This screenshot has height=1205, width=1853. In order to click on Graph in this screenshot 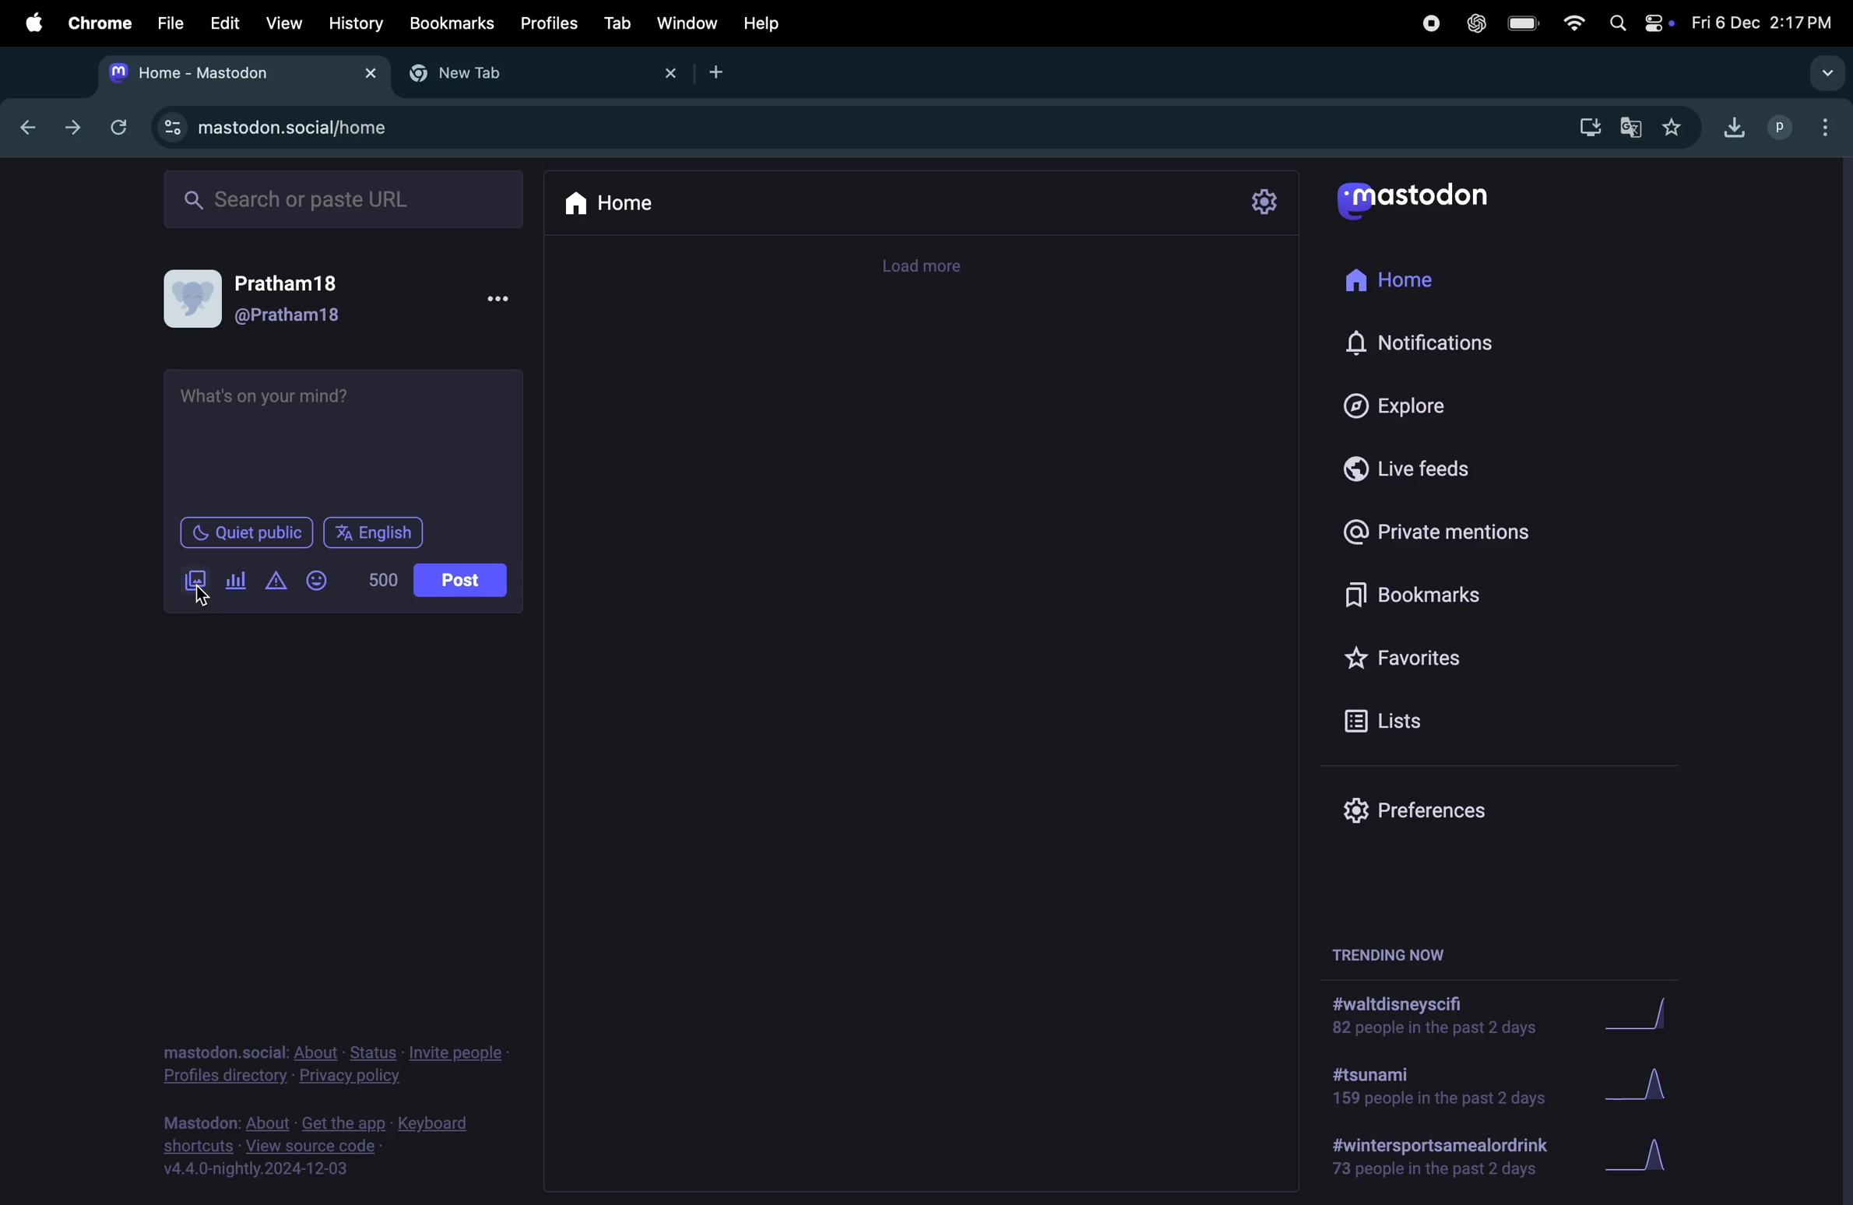, I will do `click(1651, 1081)`.